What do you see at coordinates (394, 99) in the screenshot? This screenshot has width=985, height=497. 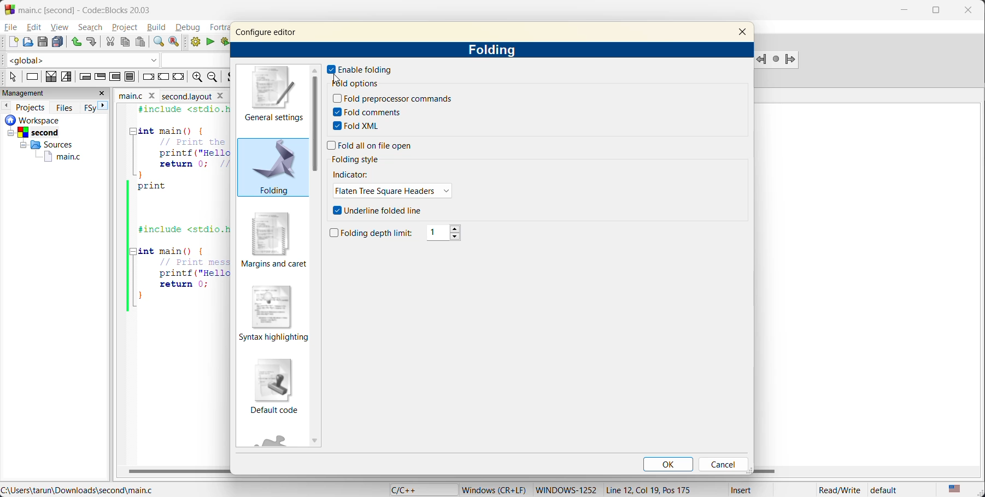 I see `fold preprocessor commands` at bounding box center [394, 99].